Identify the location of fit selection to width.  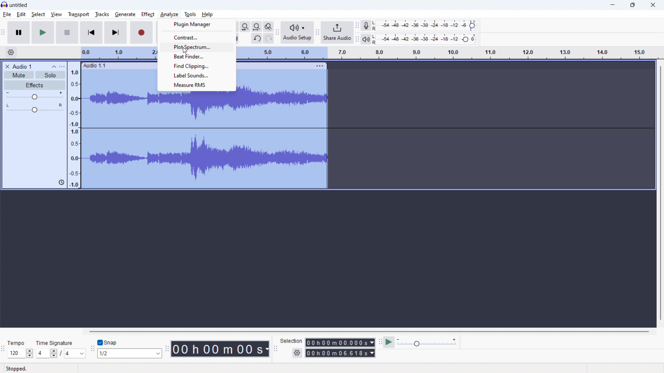
(245, 27).